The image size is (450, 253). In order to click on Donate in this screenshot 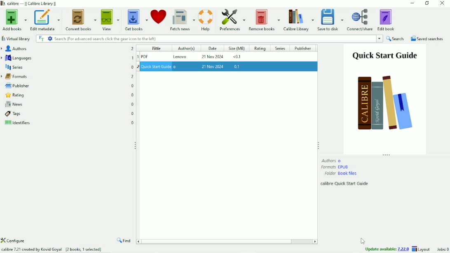, I will do `click(158, 16)`.